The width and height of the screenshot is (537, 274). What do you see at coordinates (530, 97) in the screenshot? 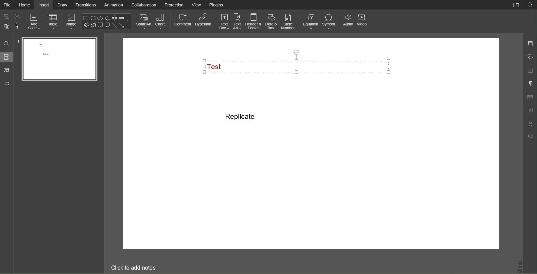
I see `Table Settings` at bounding box center [530, 97].